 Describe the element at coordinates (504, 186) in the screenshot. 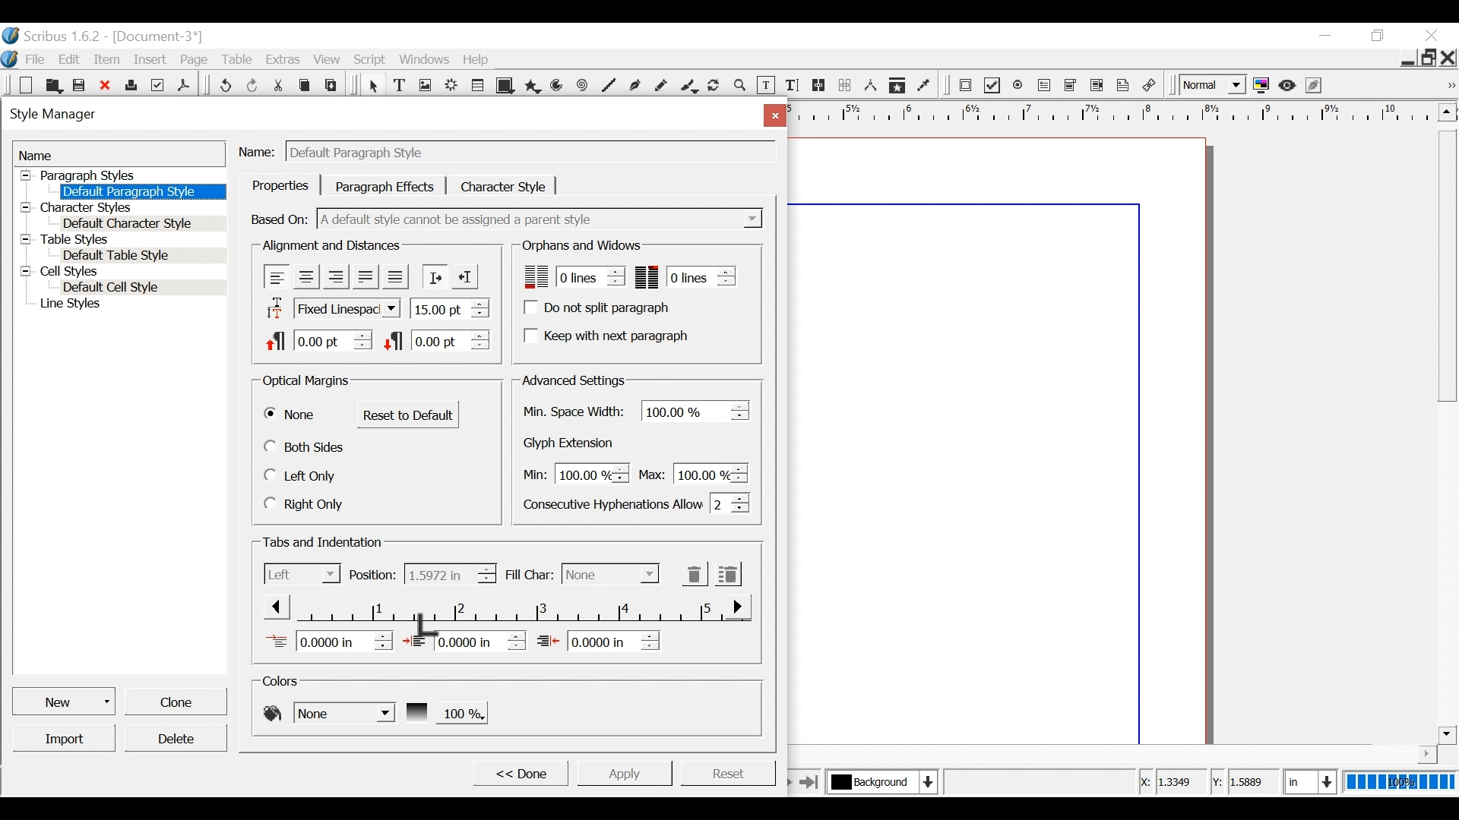

I see `Character Style` at that location.